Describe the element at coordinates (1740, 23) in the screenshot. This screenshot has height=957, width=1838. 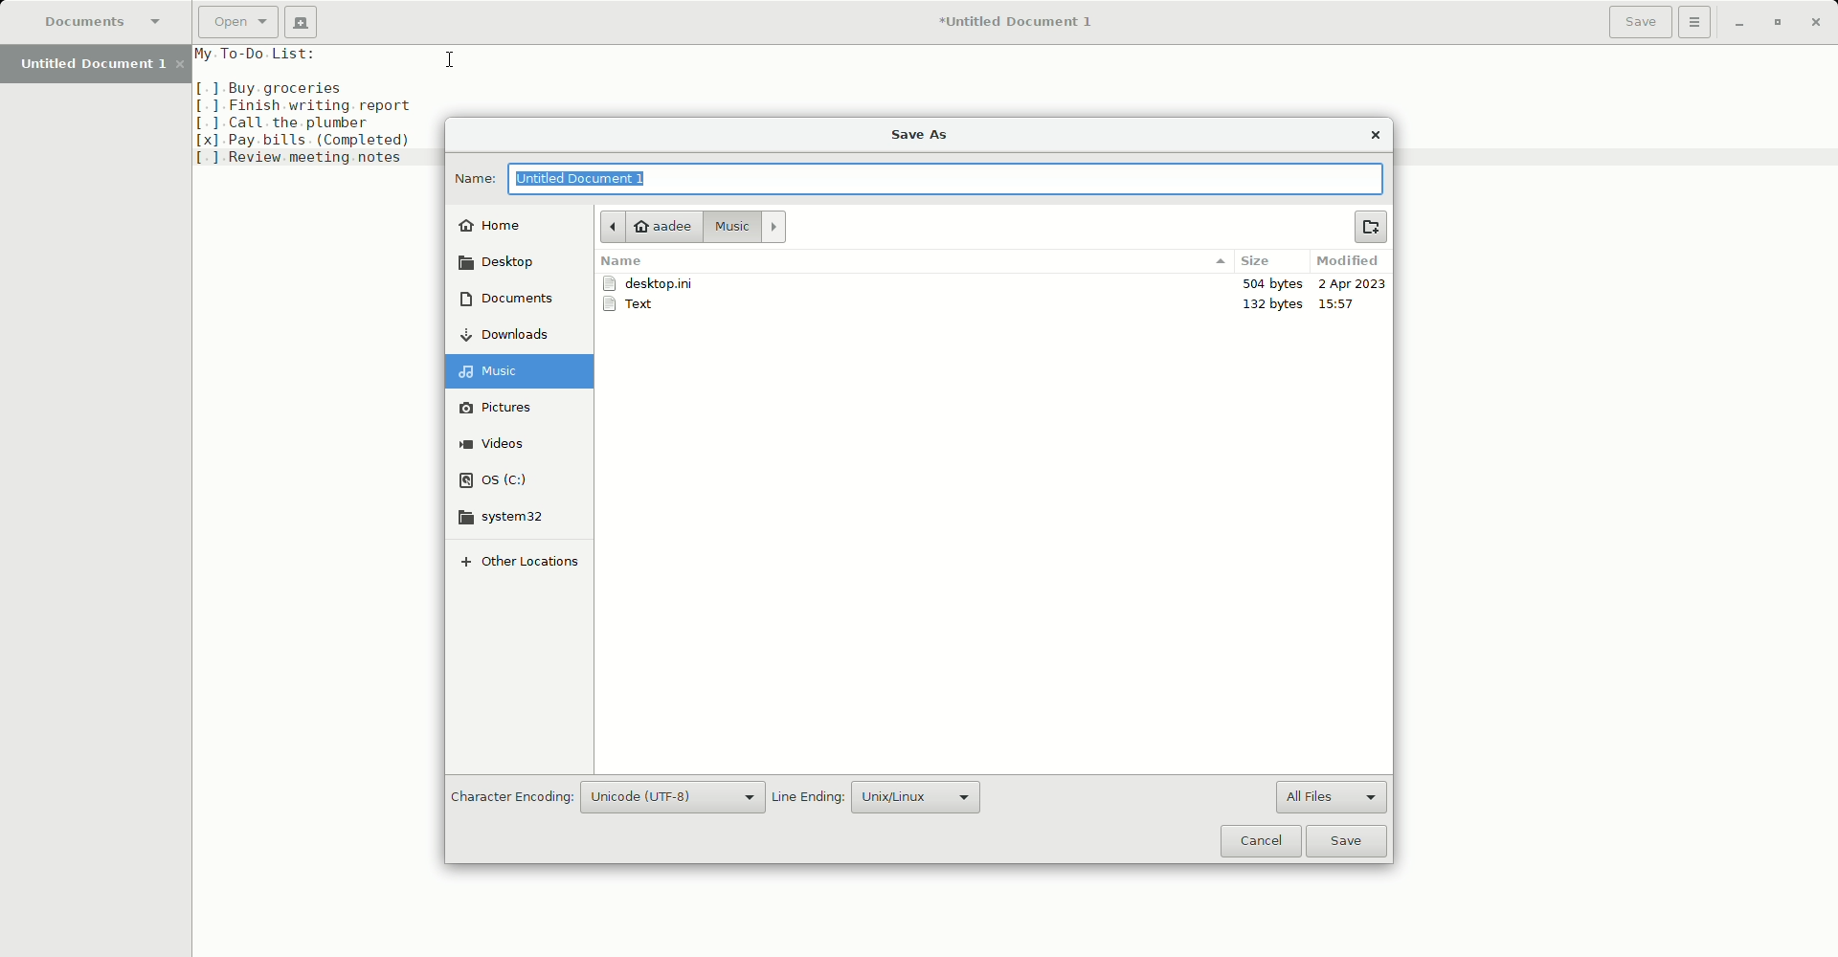
I see `Minimize` at that location.